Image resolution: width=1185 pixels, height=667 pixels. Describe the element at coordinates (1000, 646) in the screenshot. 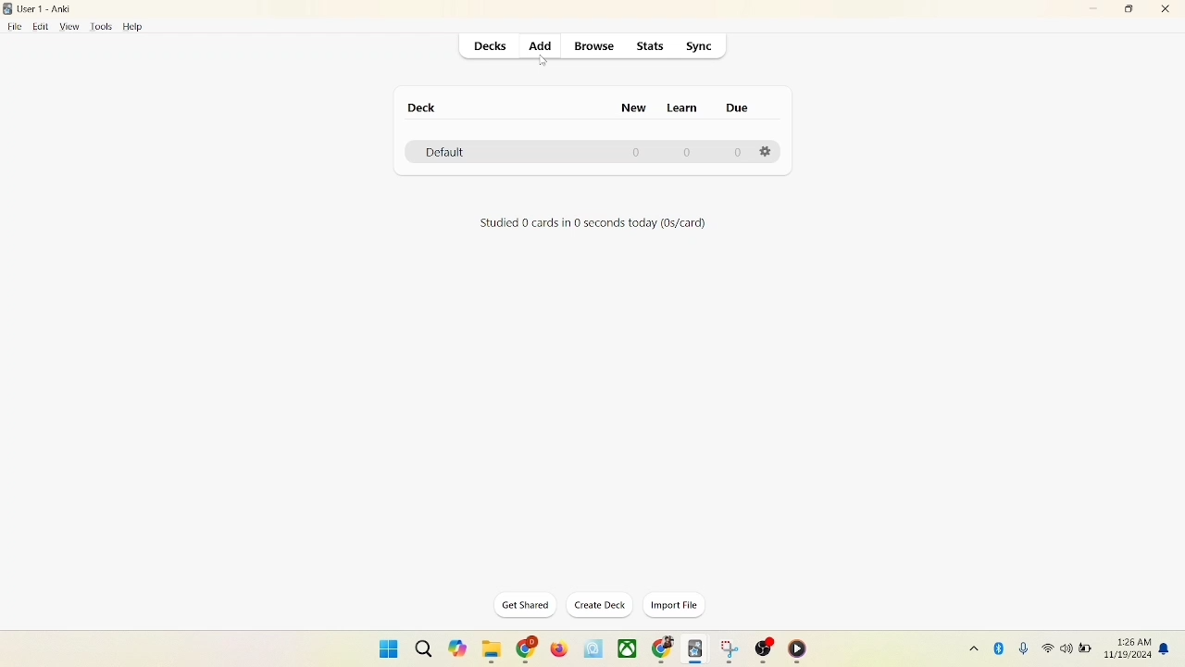

I see `Bluetooth` at that location.